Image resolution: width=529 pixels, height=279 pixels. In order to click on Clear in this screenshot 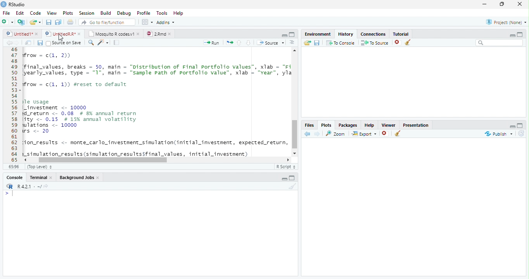, I will do `click(410, 43)`.